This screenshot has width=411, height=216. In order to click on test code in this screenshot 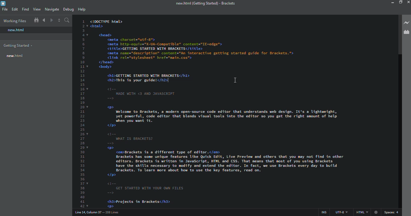, I will do `click(150, 75)`.